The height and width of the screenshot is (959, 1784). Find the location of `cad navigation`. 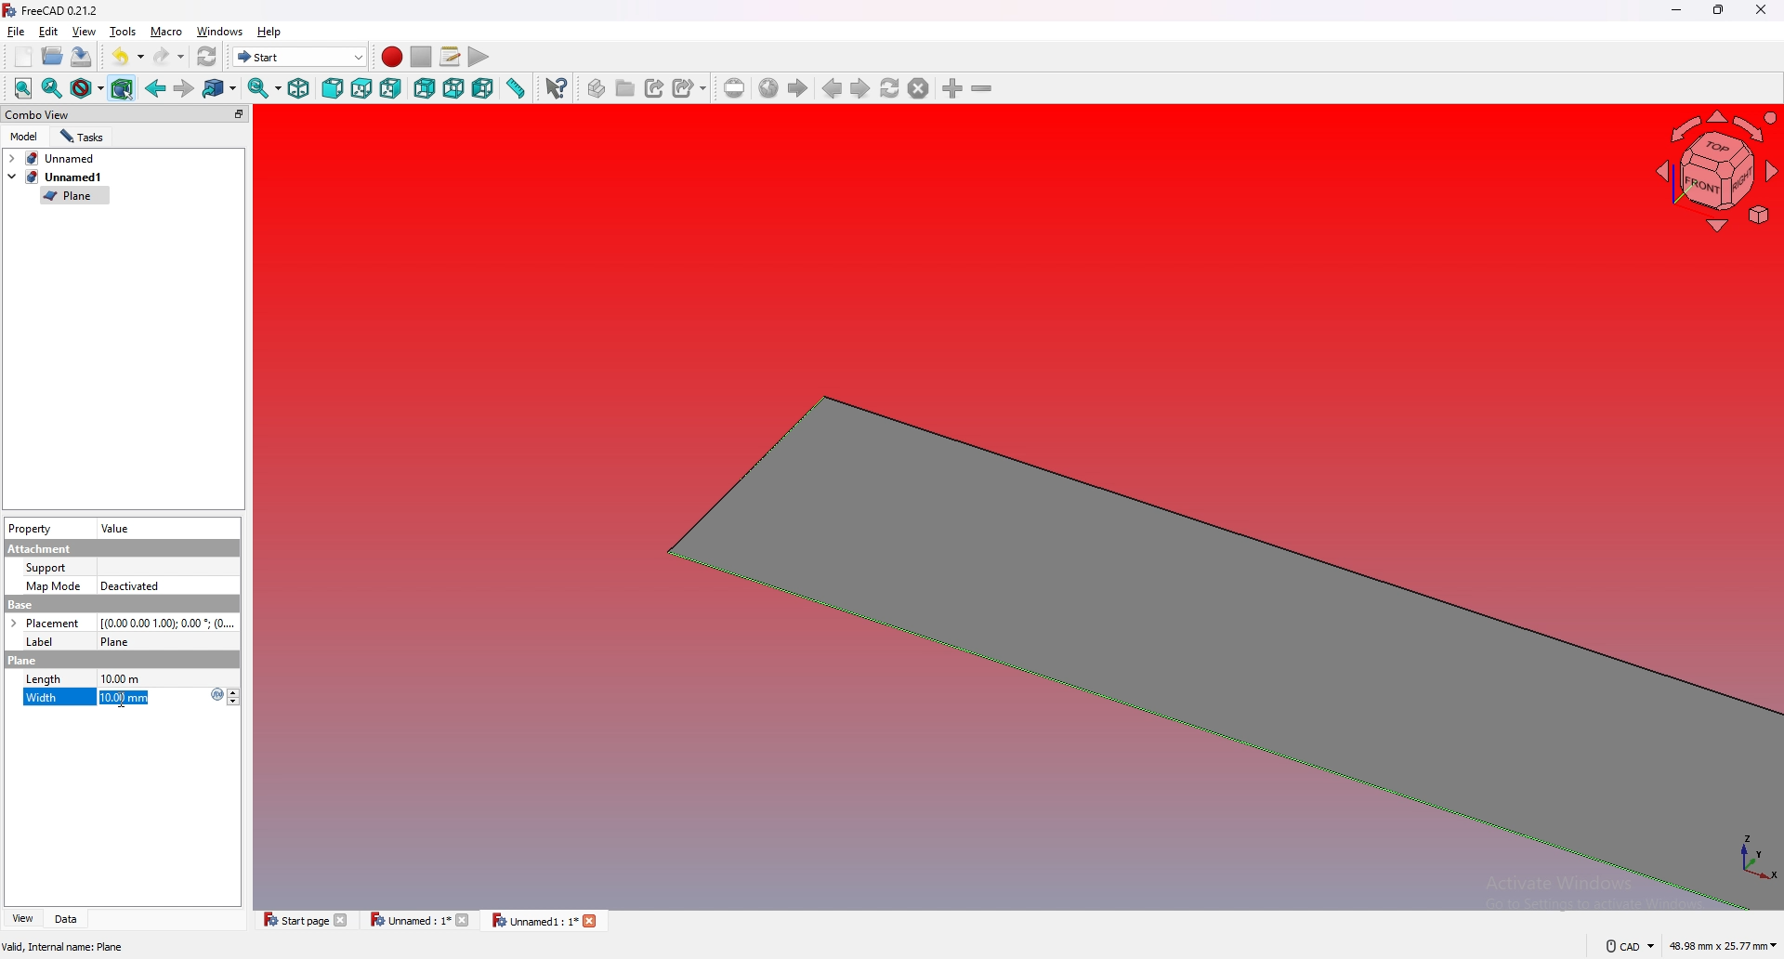

cad navigation is located at coordinates (1629, 945).